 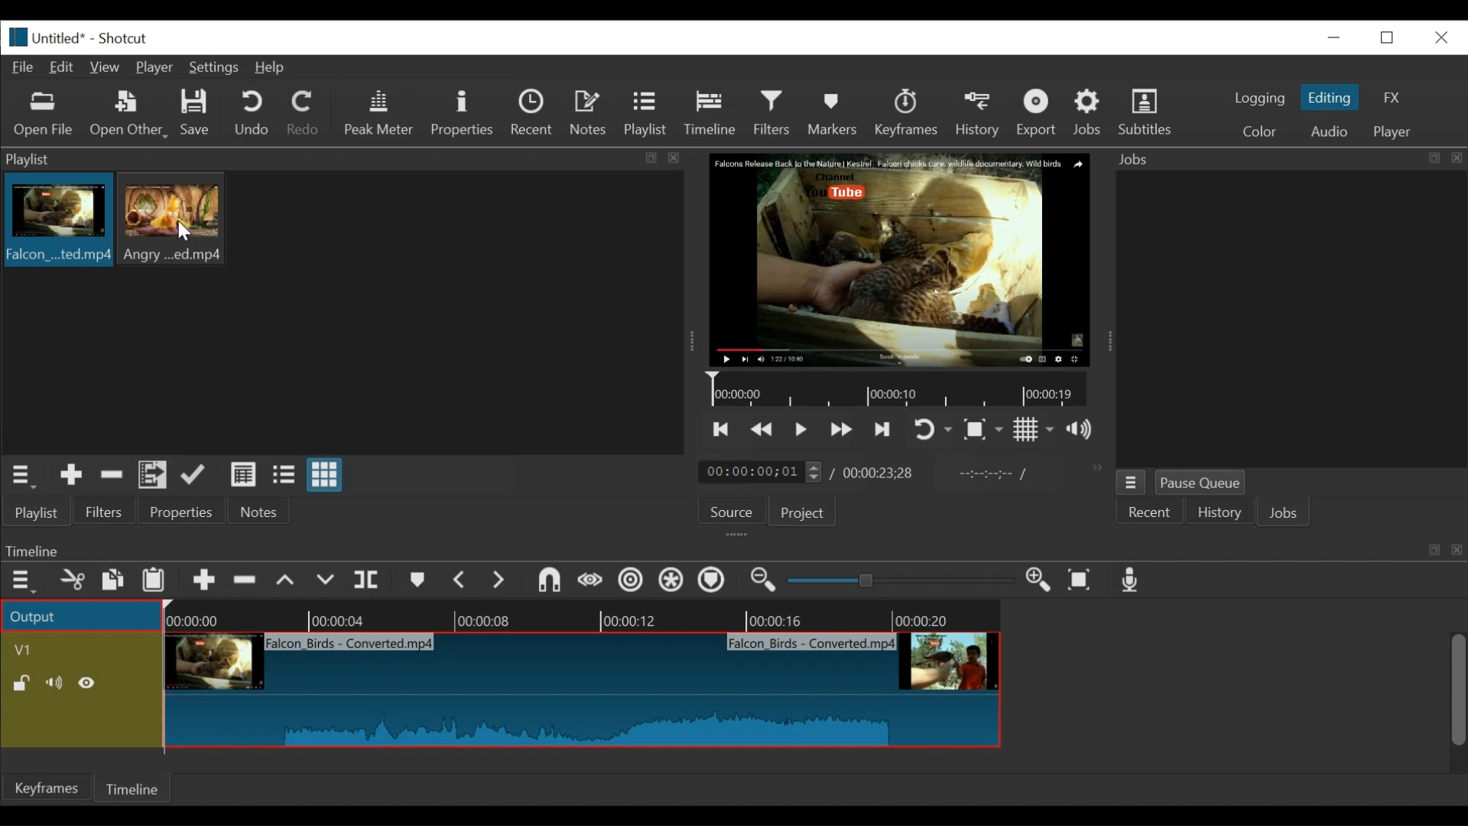 I want to click on Toggle display grid on player, so click(x=1034, y=429).